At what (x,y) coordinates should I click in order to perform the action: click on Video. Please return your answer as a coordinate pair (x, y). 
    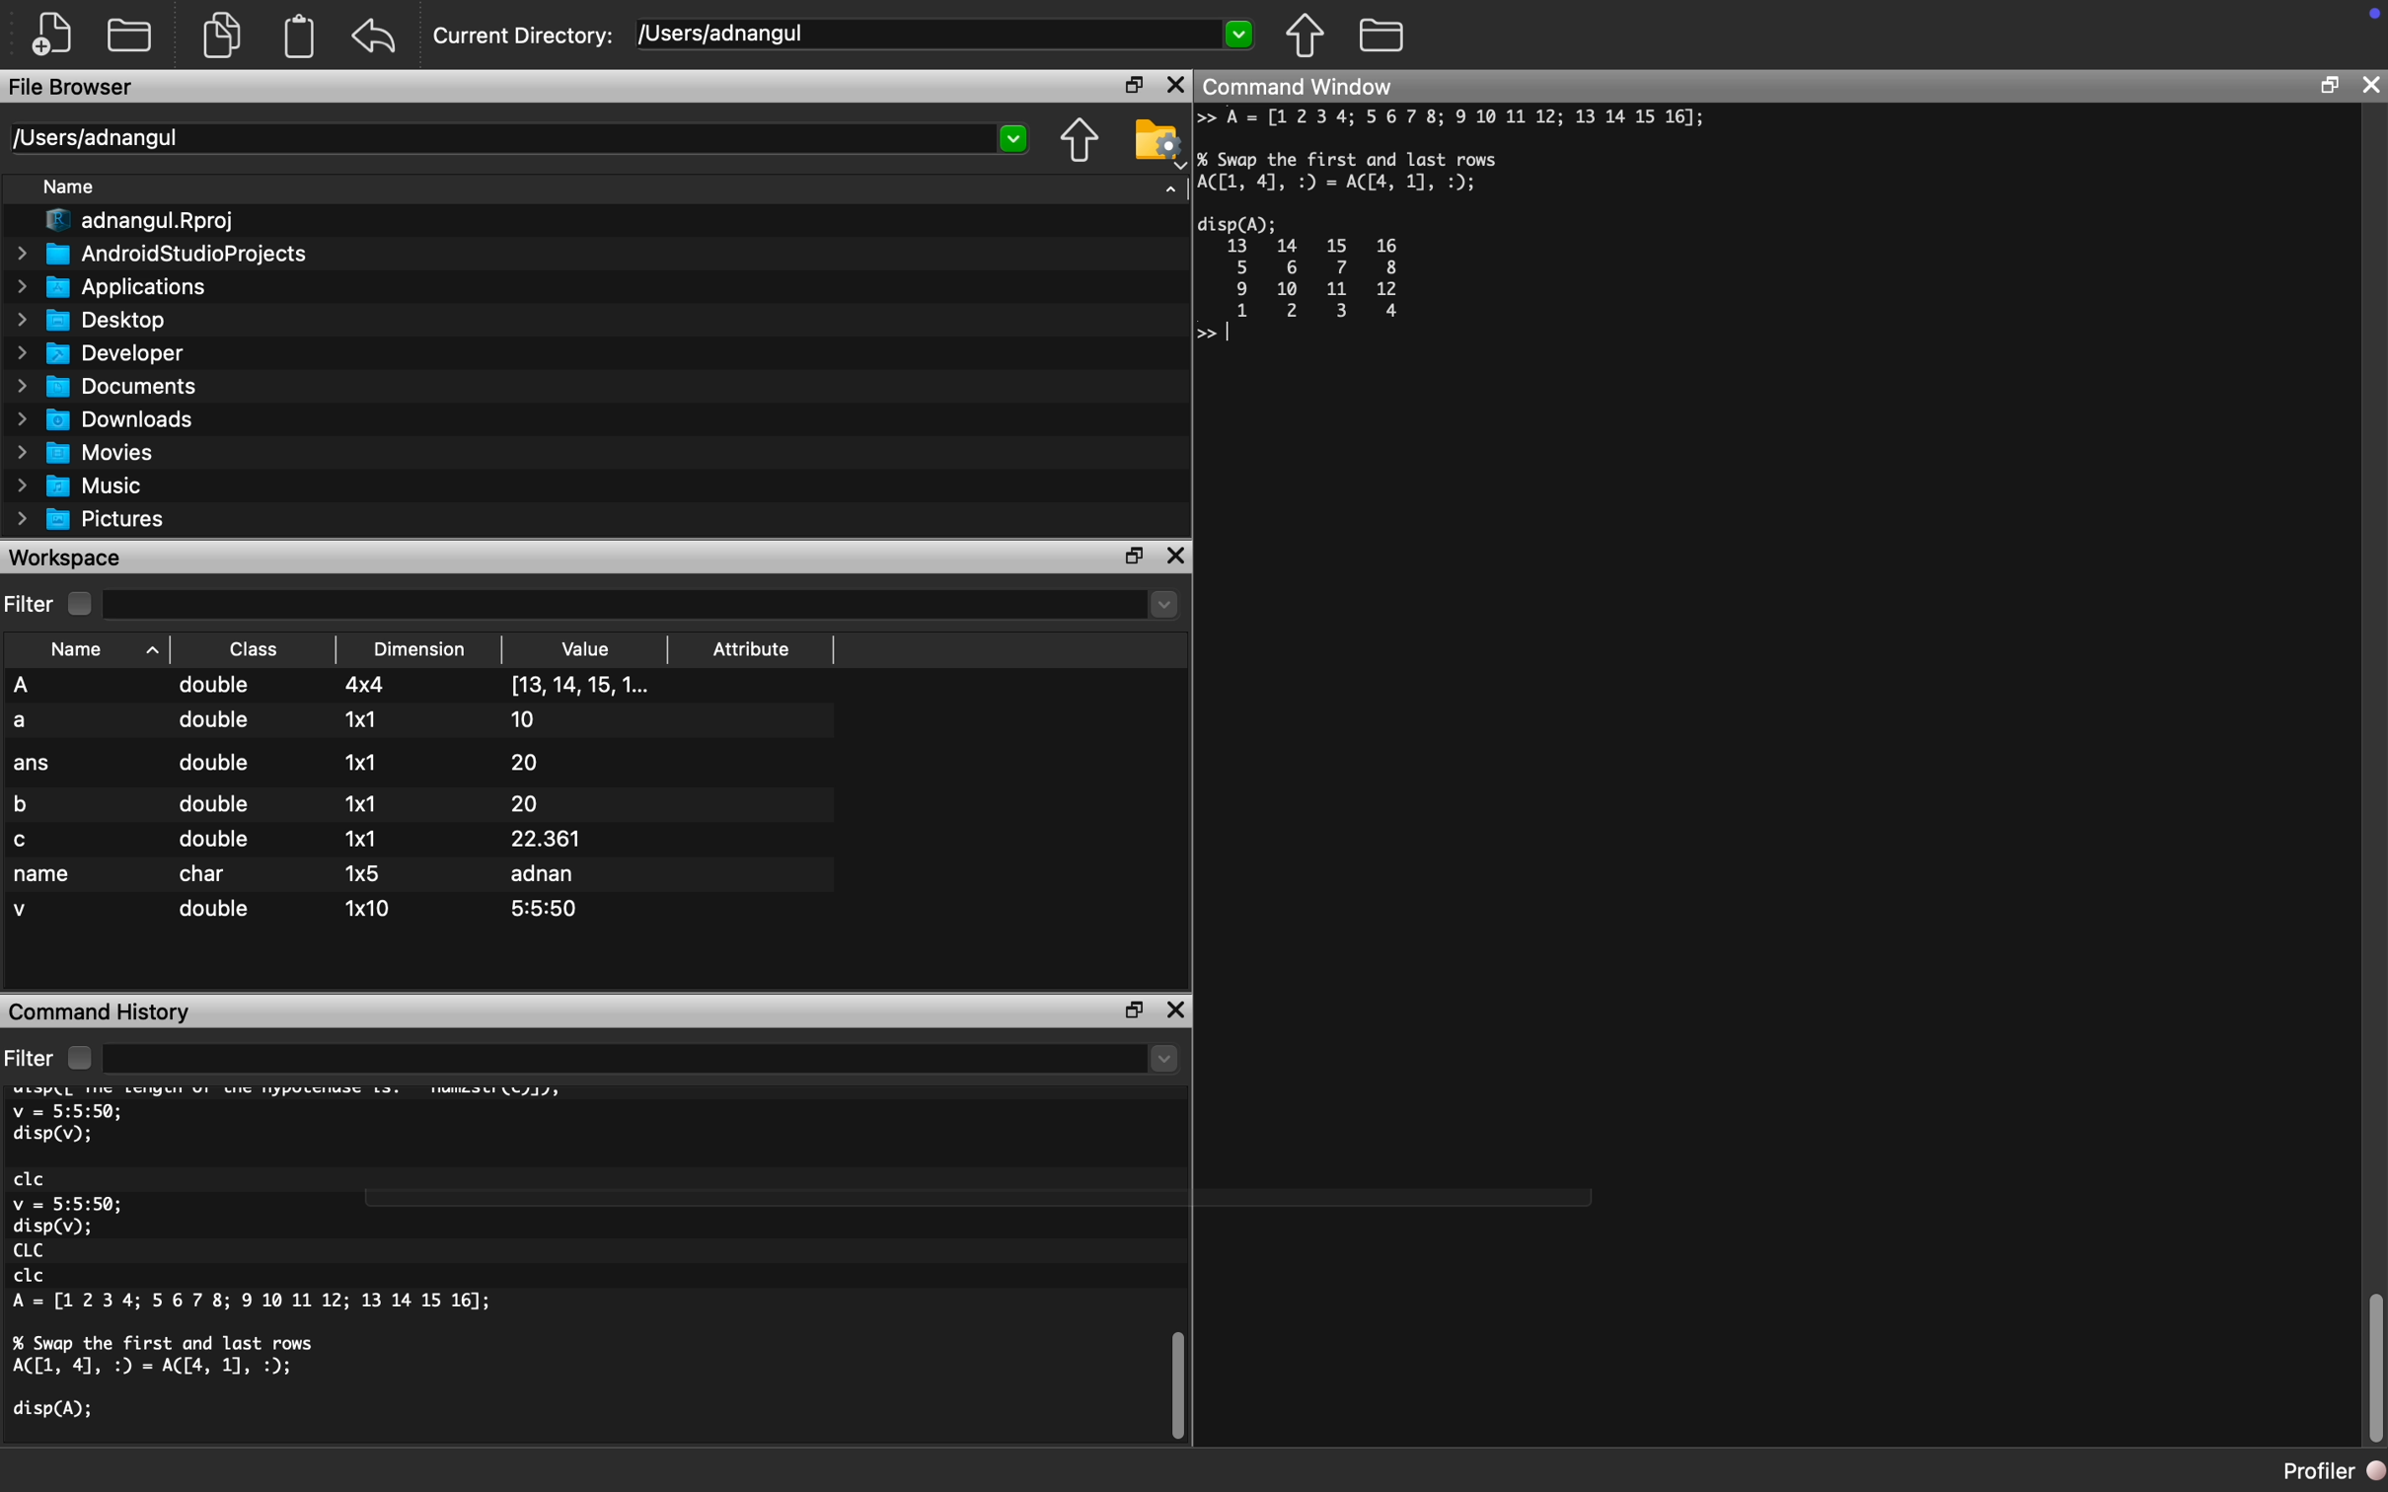
    Looking at the image, I should click on (600, 644).